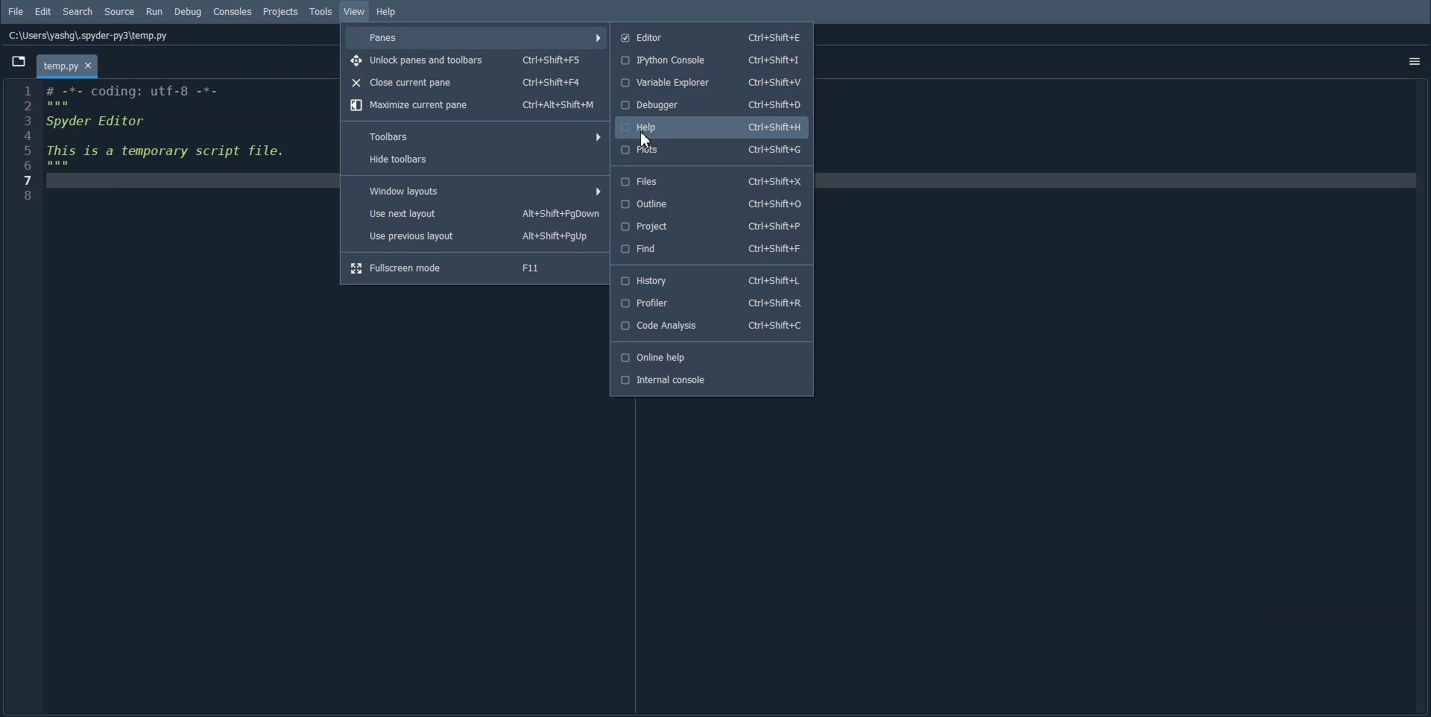 This screenshot has width=1431, height=717. Describe the element at coordinates (713, 326) in the screenshot. I see `Code Analysis` at that location.